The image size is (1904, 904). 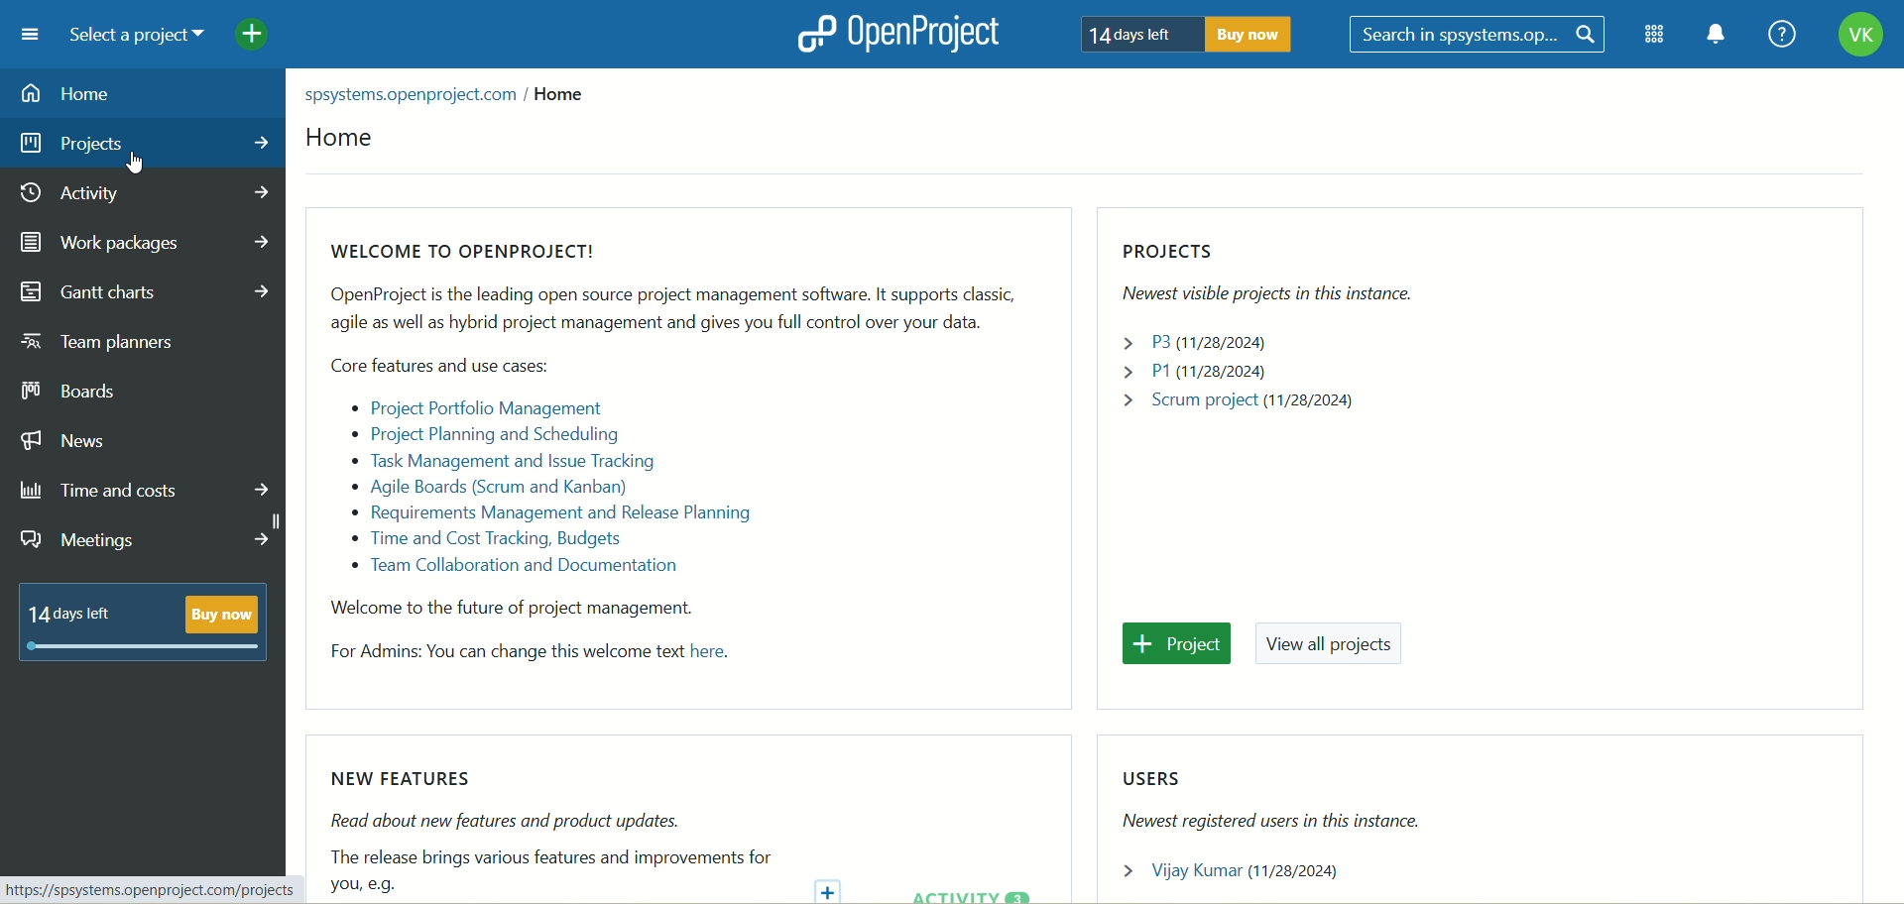 What do you see at coordinates (576, 92) in the screenshot?
I see `home` at bounding box center [576, 92].